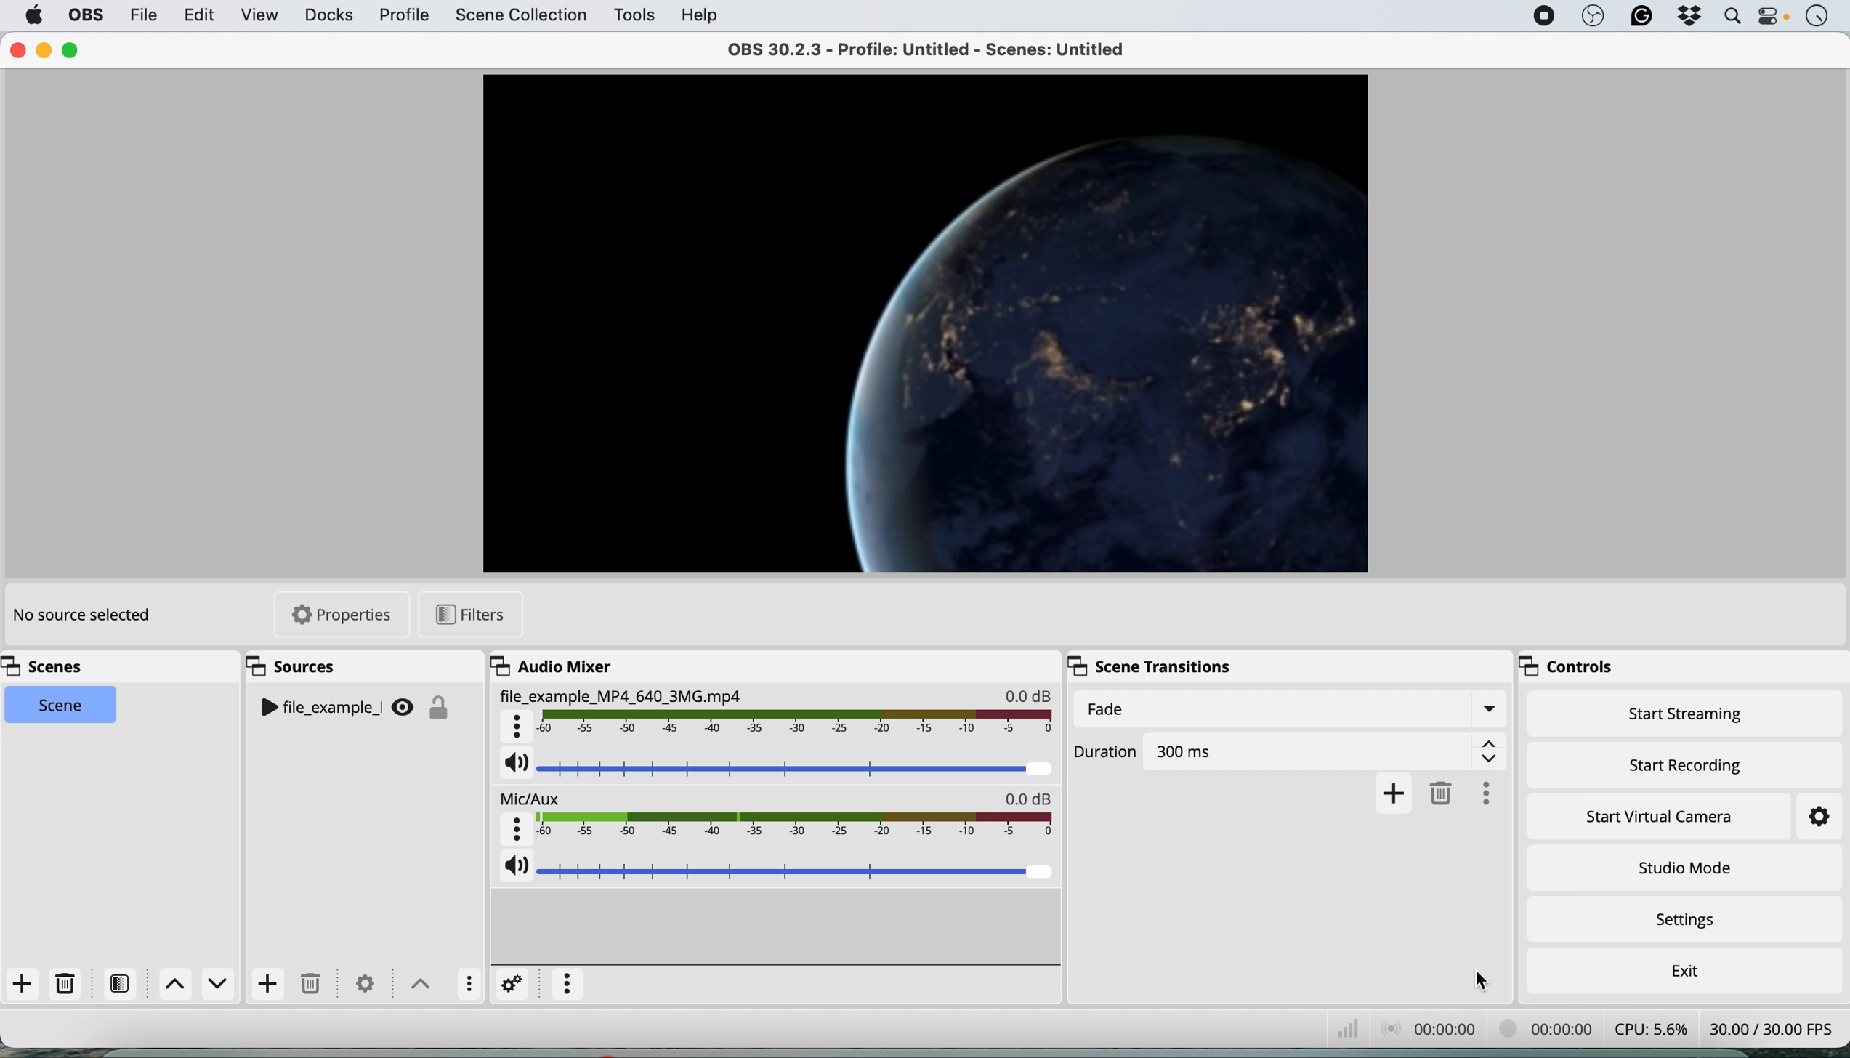 This screenshot has height=1058, width=1850. I want to click on scenes, so click(50, 667).